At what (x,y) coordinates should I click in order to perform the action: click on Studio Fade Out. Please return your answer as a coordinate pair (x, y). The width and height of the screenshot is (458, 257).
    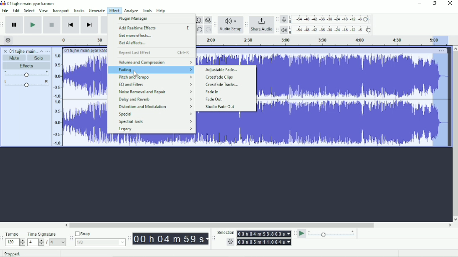
    Looking at the image, I should click on (221, 107).